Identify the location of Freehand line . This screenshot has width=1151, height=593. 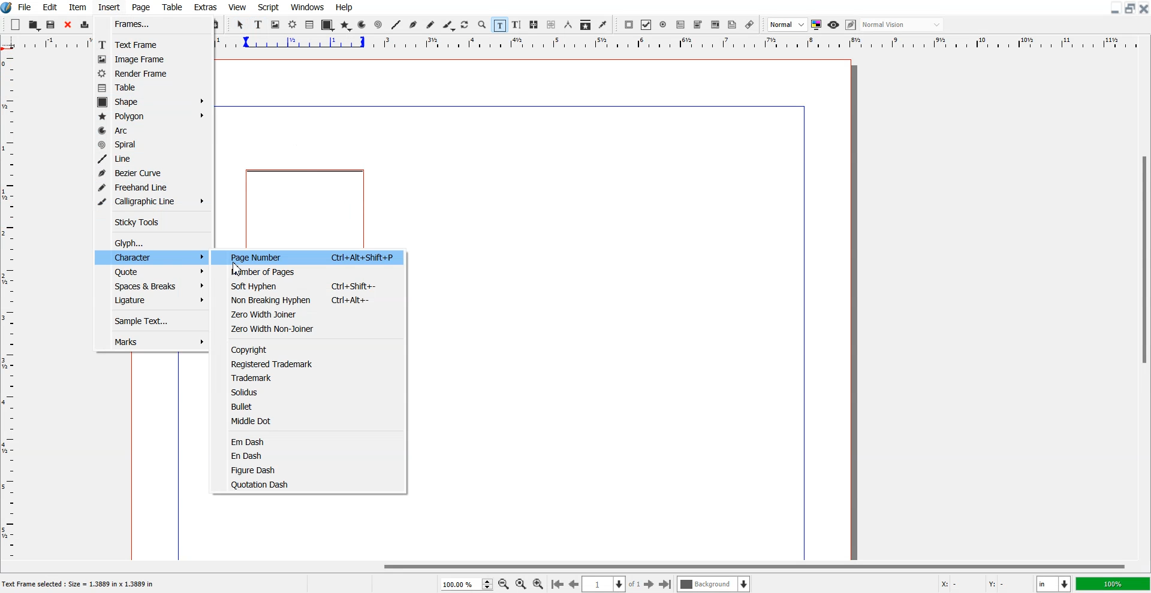
(430, 25).